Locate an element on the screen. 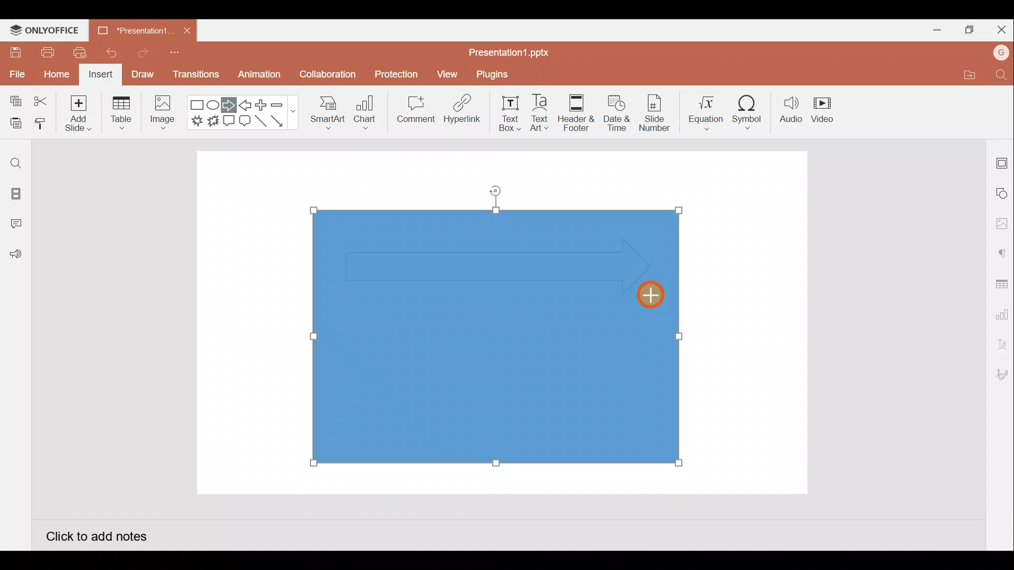  Undo is located at coordinates (107, 53).